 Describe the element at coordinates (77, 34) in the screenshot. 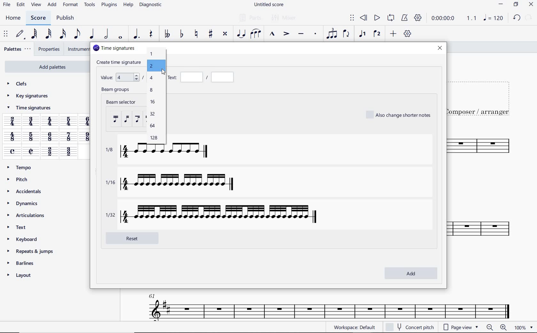

I see `EIGHTH NOTE` at that location.